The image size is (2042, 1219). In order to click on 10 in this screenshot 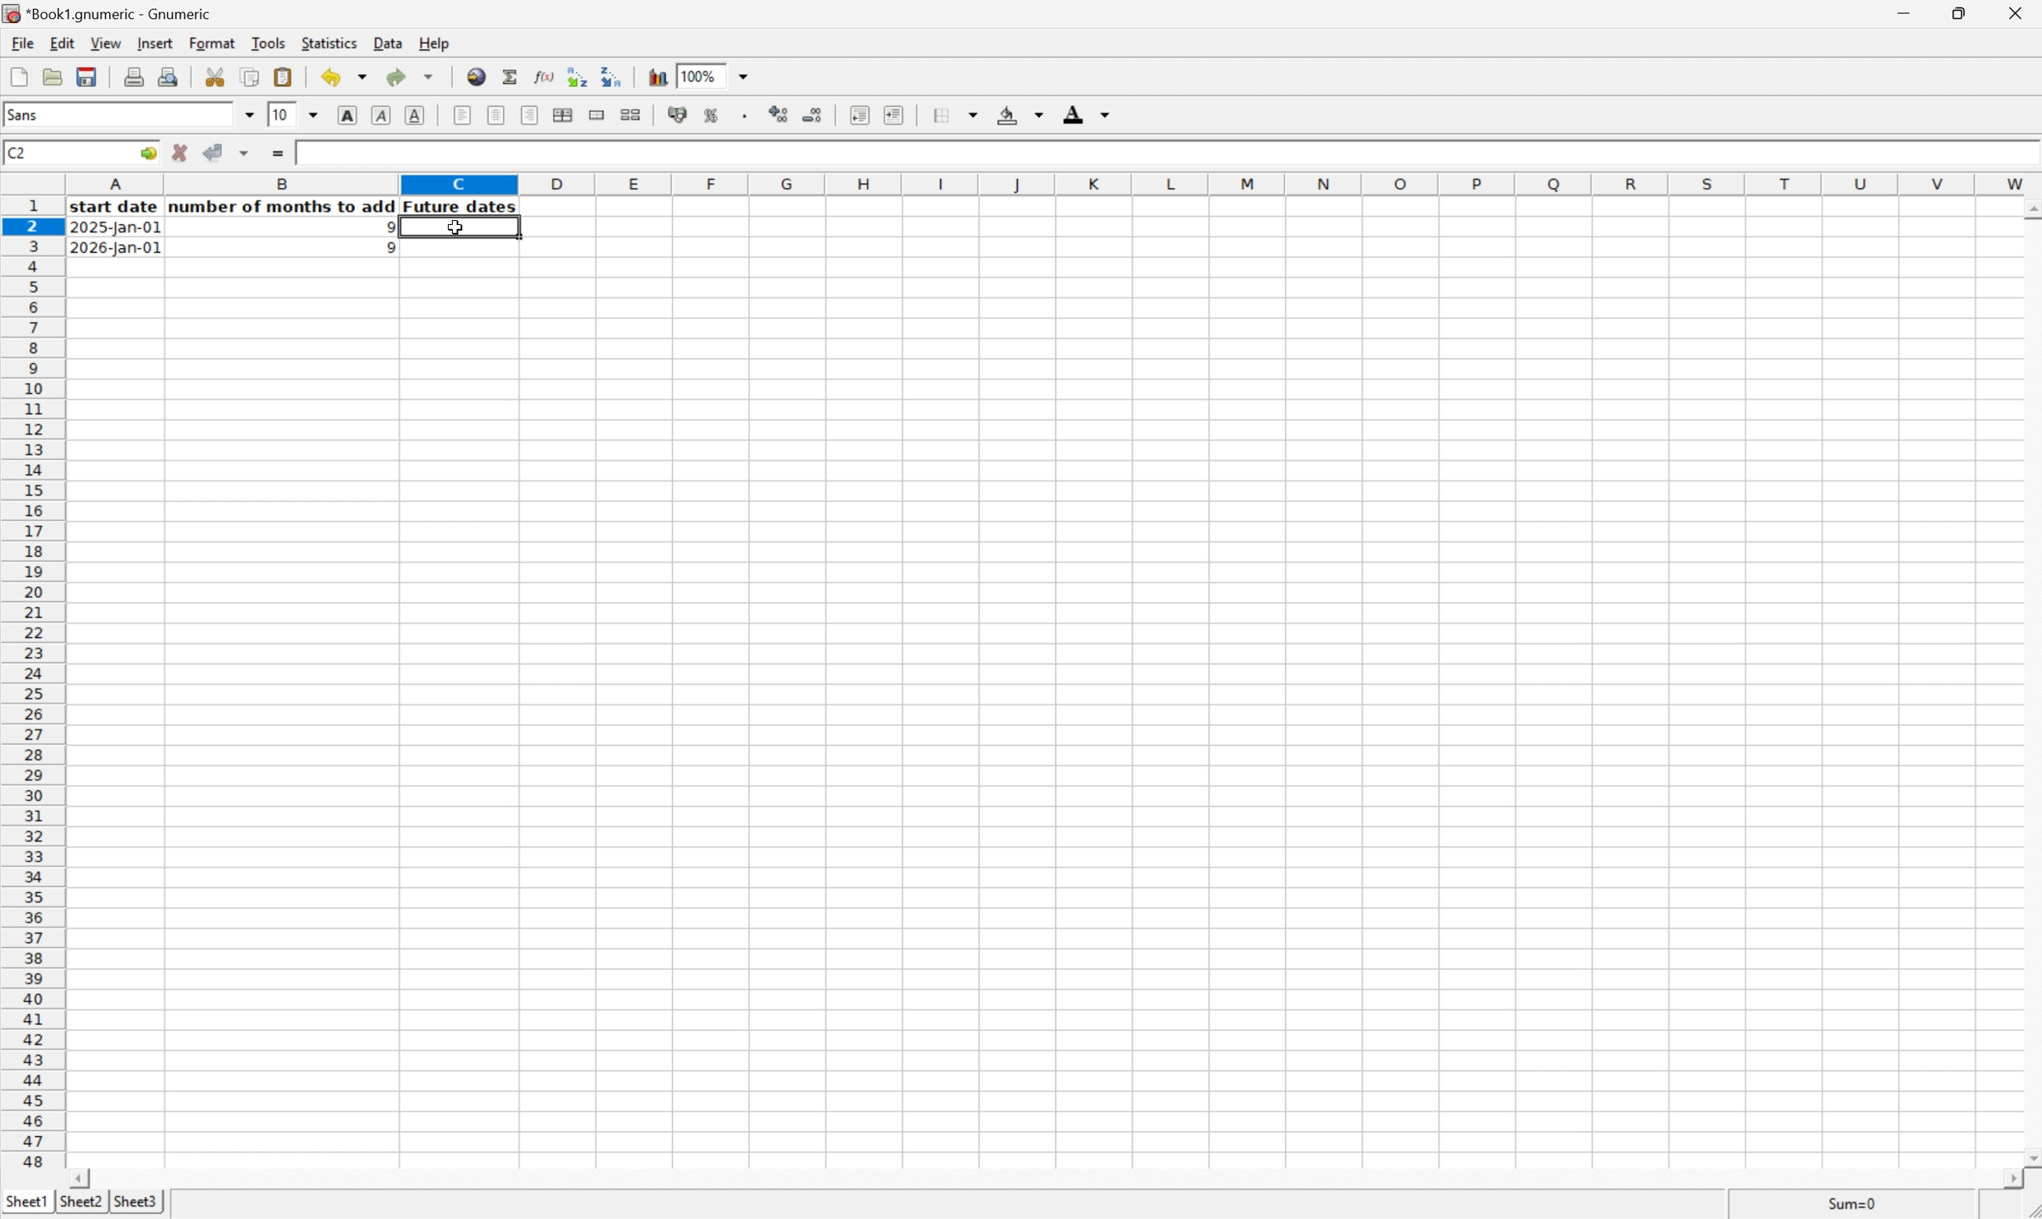, I will do `click(282, 115)`.